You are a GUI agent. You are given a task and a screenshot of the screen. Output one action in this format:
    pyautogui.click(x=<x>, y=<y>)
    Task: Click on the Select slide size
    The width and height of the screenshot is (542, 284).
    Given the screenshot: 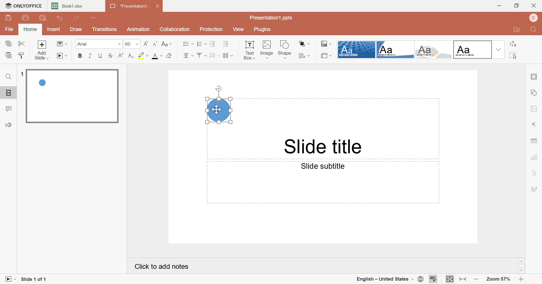 What is the action you would take?
    pyautogui.click(x=327, y=56)
    